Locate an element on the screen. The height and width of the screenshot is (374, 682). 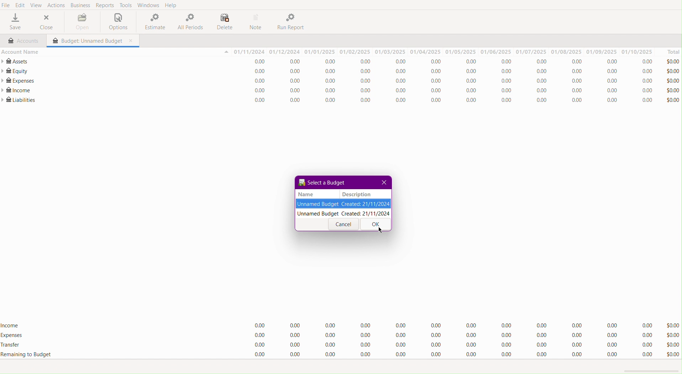
Tools is located at coordinates (125, 6).